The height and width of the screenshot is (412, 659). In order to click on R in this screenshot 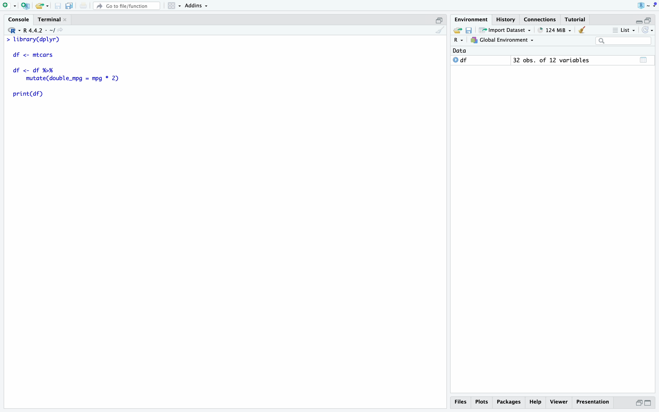, I will do `click(459, 40)`.